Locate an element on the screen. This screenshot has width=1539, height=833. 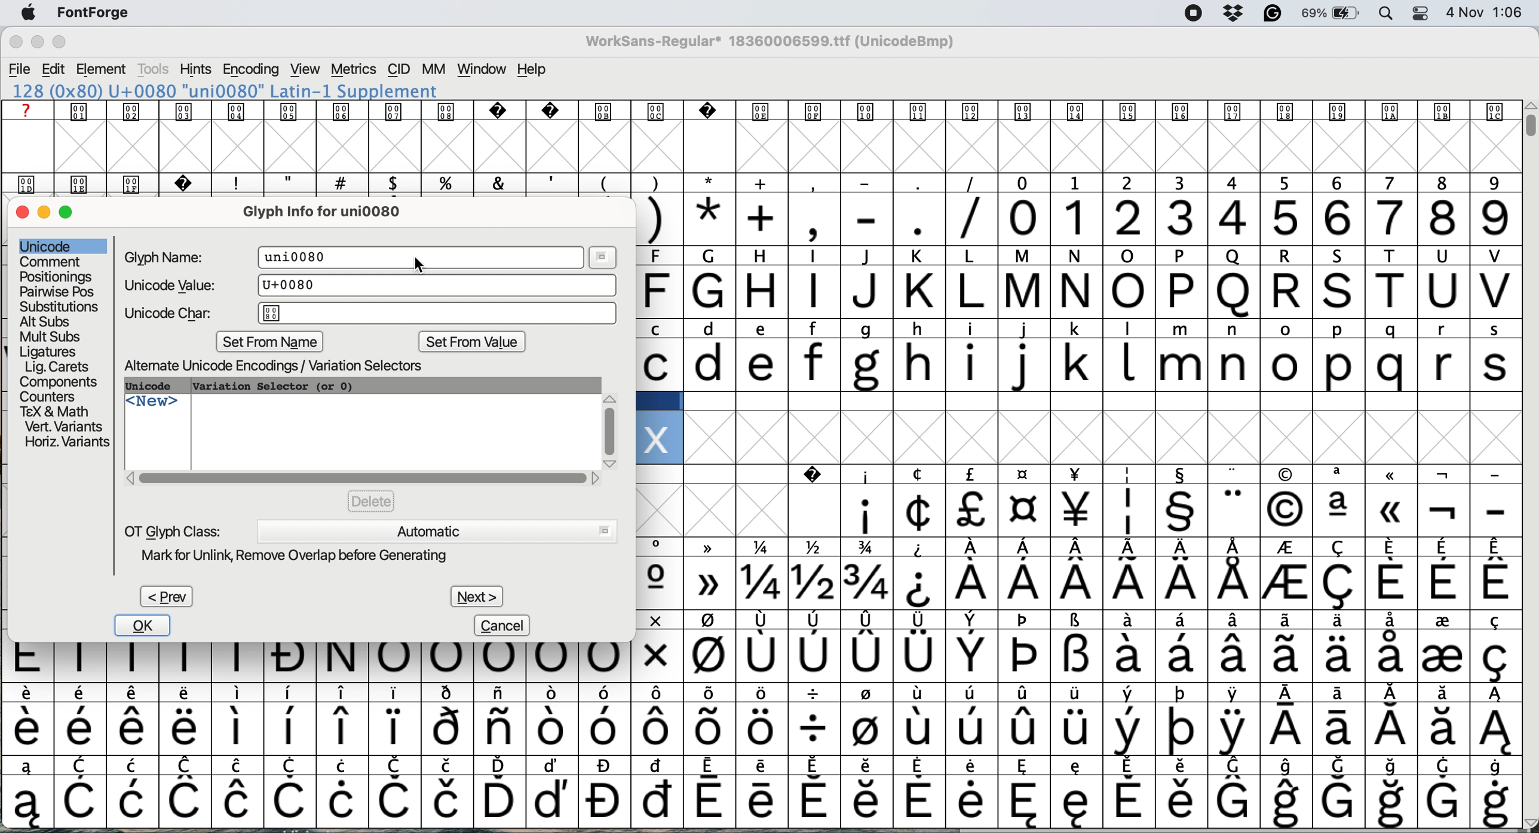
mark for unlink remove overlap before generating is located at coordinates (308, 557).